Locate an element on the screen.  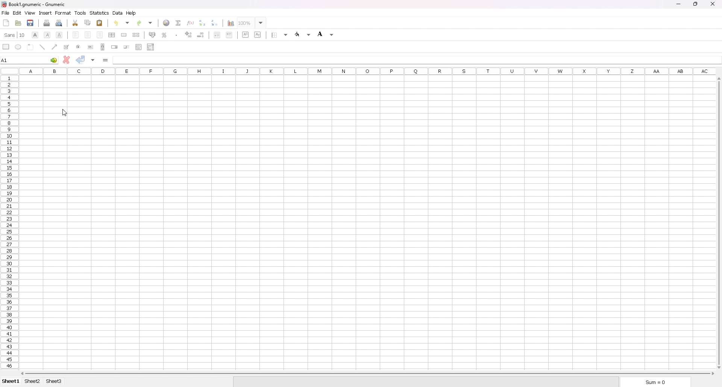
sheet 2 is located at coordinates (33, 381).